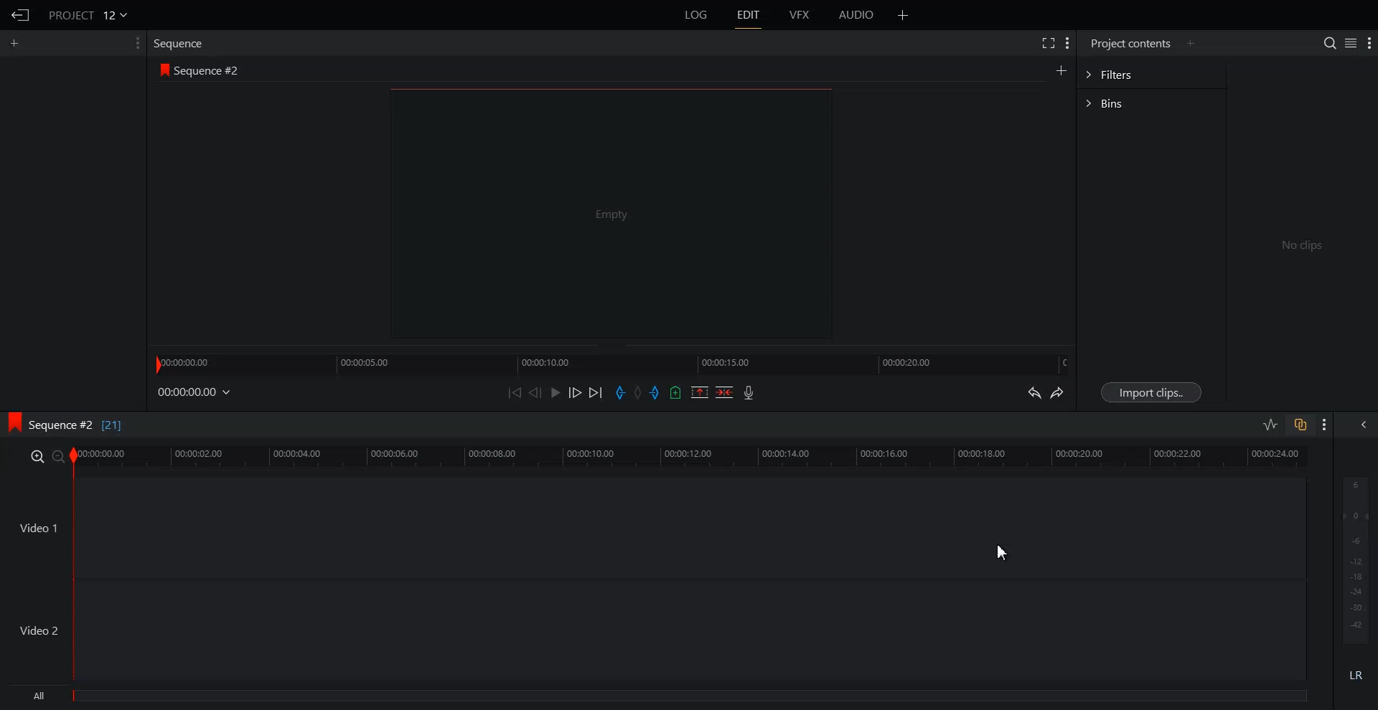 This screenshot has width=1378, height=710. What do you see at coordinates (1303, 245) in the screenshot?
I see `No clips` at bounding box center [1303, 245].